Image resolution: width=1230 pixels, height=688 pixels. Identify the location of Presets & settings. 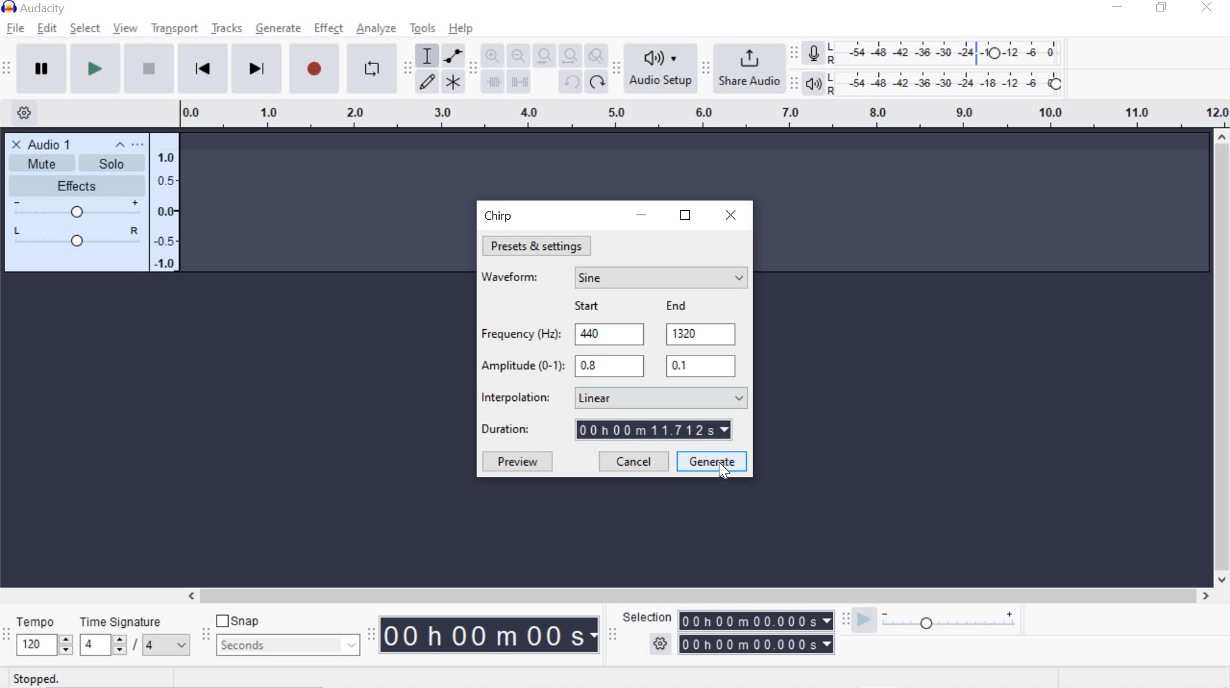
(541, 246).